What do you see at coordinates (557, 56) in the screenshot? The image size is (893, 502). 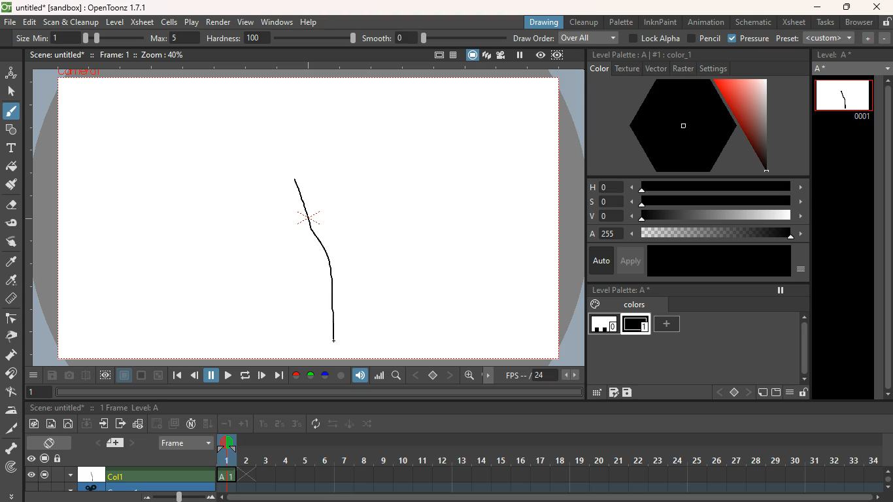 I see `frame` at bounding box center [557, 56].